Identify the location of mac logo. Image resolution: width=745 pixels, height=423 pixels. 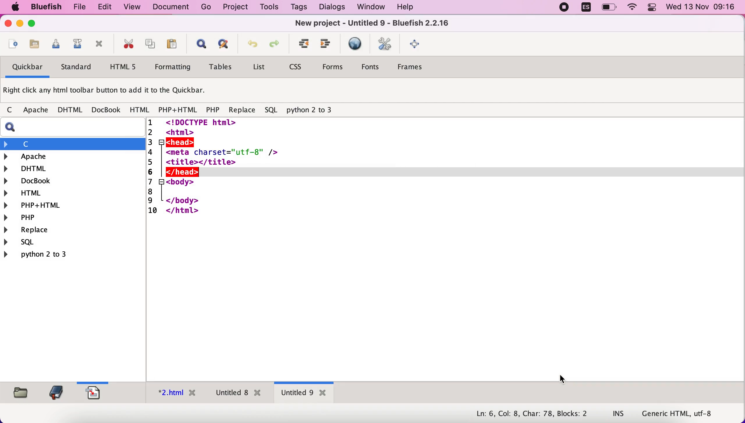
(14, 8).